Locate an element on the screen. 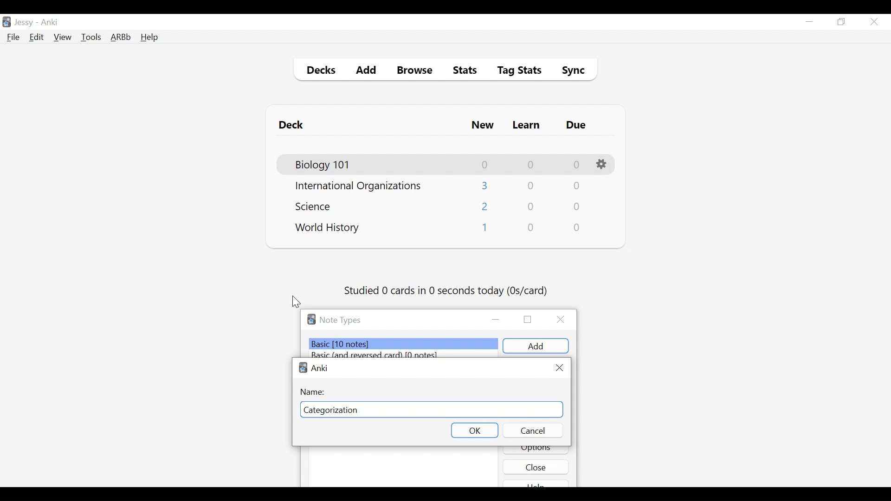 This screenshot has height=501, width=891. Studied number of cards in second today (os/card) is located at coordinates (447, 291).